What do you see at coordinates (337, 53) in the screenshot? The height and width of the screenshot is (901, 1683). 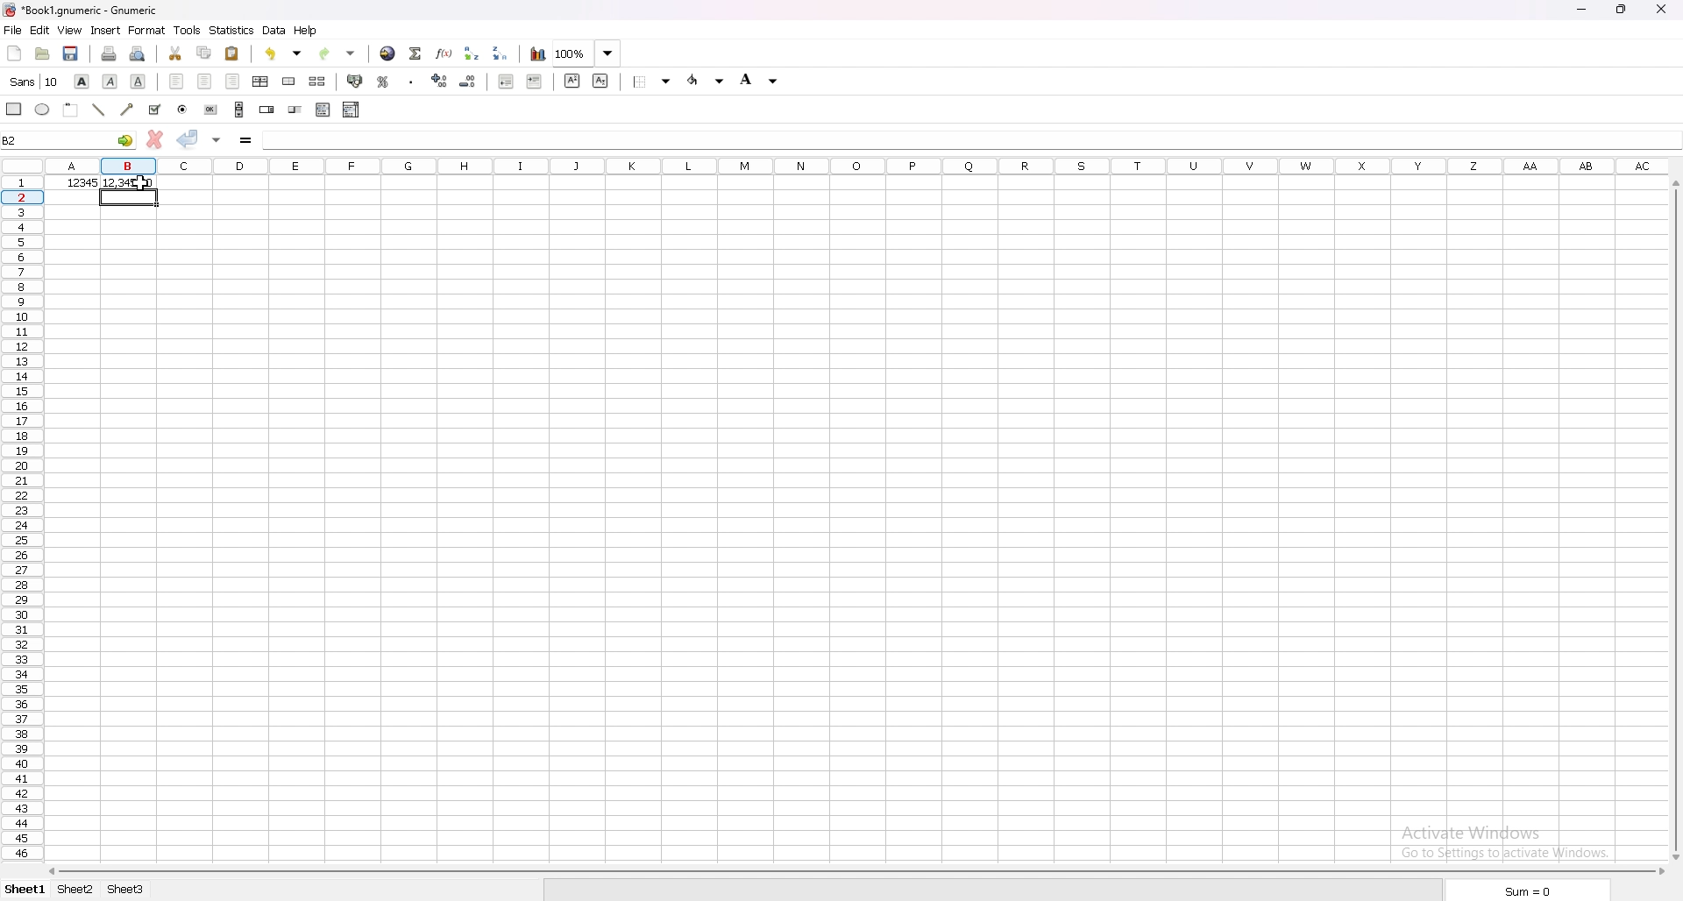 I see `redo` at bounding box center [337, 53].